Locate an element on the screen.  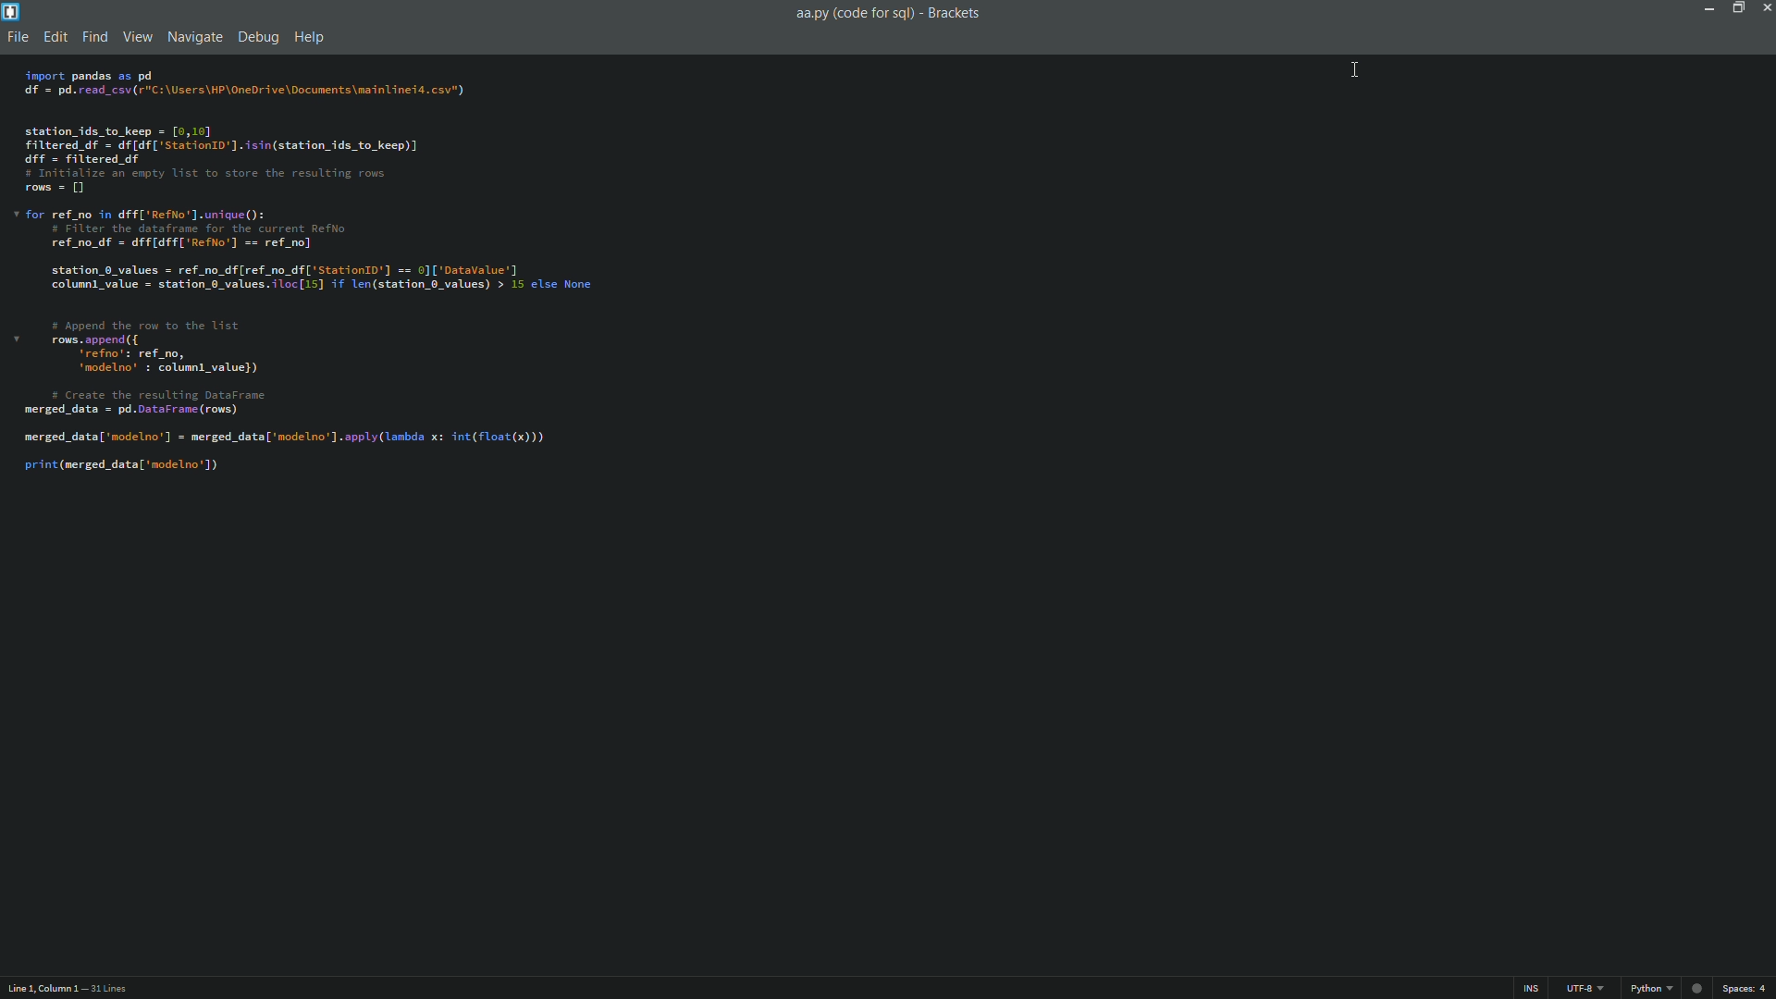
Find is located at coordinates (97, 38).